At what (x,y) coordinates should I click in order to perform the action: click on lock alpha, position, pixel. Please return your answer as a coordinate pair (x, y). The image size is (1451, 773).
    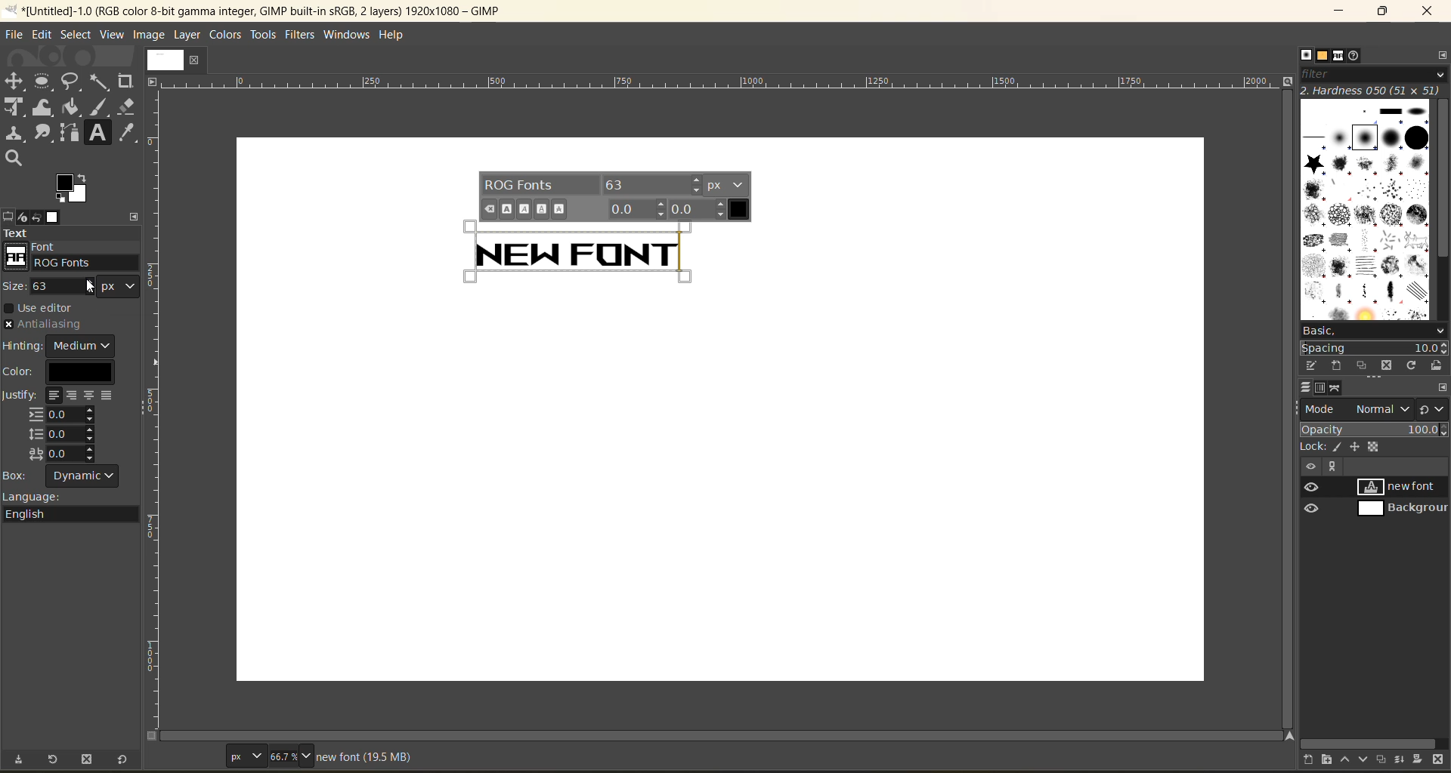
    Looking at the image, I should click on (1350, 445).